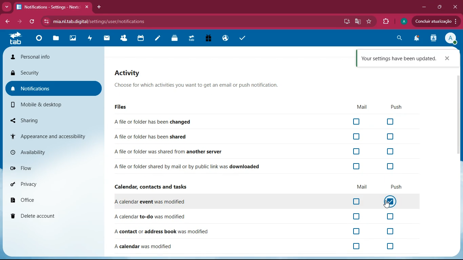  Describe the element at coordinates (6, 7) in the screenshot. I see `more` at that location.